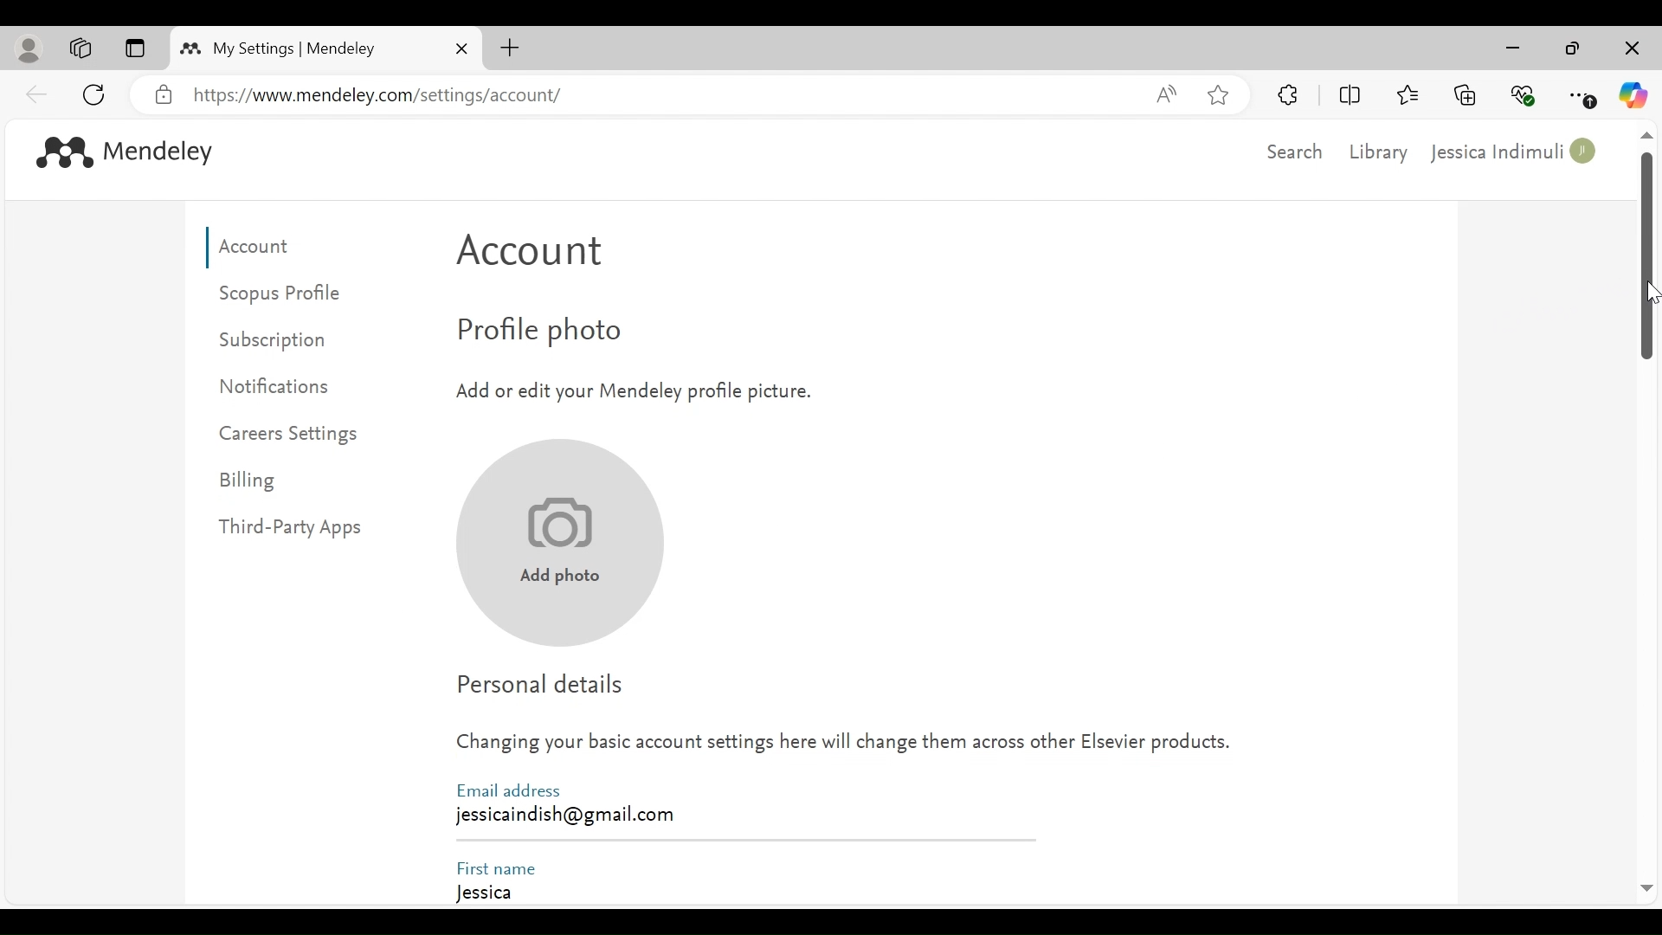  What do you see at coordinates (162, 154) in the screenshot?
I see `Mendeley` at bounding box center [162, 154].